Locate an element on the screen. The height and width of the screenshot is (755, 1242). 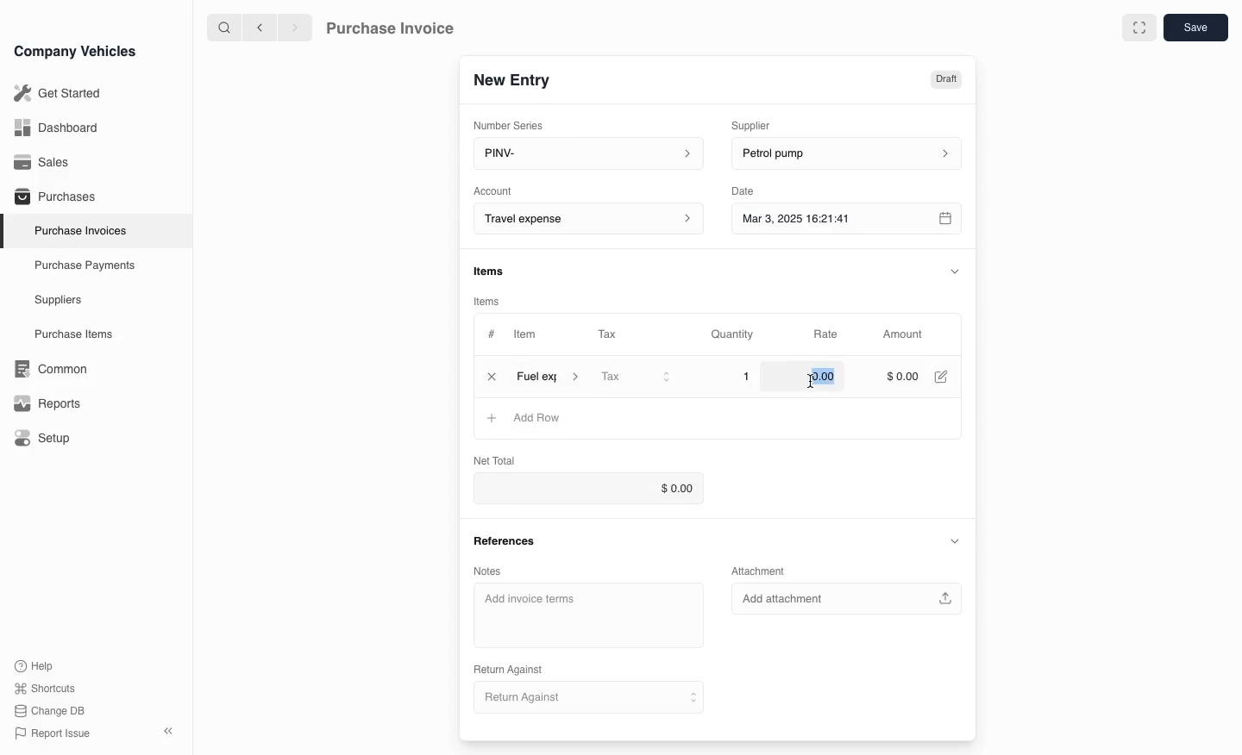
1 is located at coordinates (734, 377).